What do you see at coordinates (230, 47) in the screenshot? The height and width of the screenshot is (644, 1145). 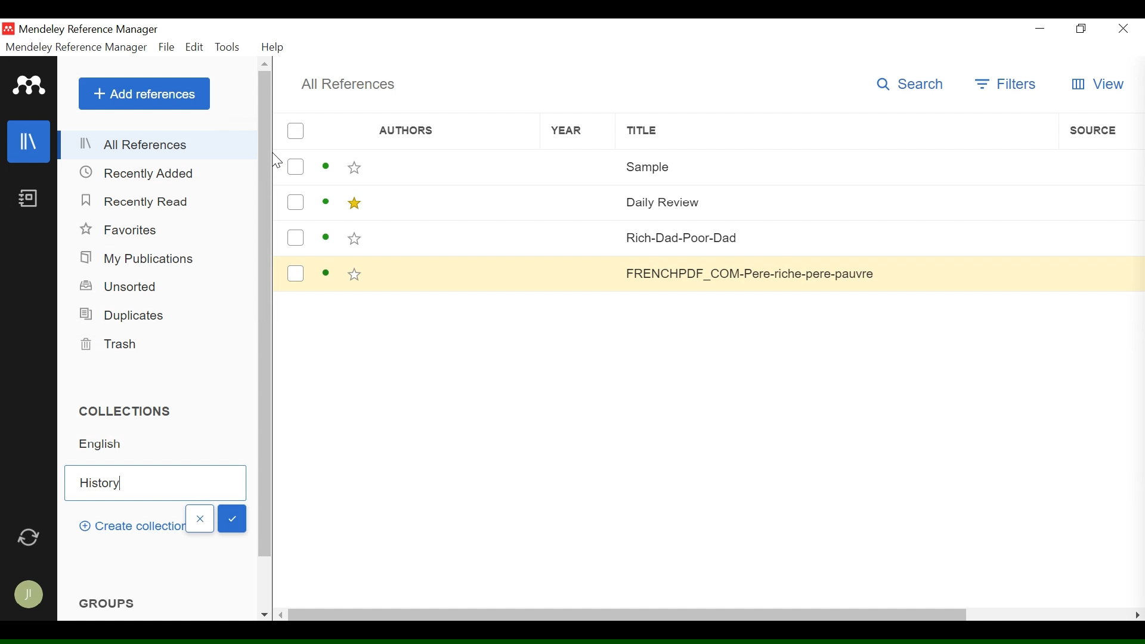 I see `Tools` at bounding box center [230, 47].